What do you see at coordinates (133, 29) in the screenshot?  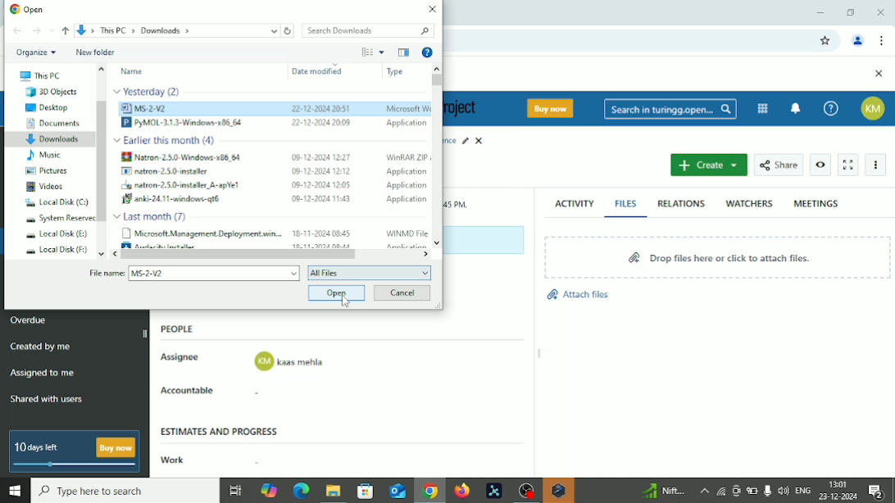 I see `path: downloads» Ths PC » Downloads »` at bounding box center [133, 29].